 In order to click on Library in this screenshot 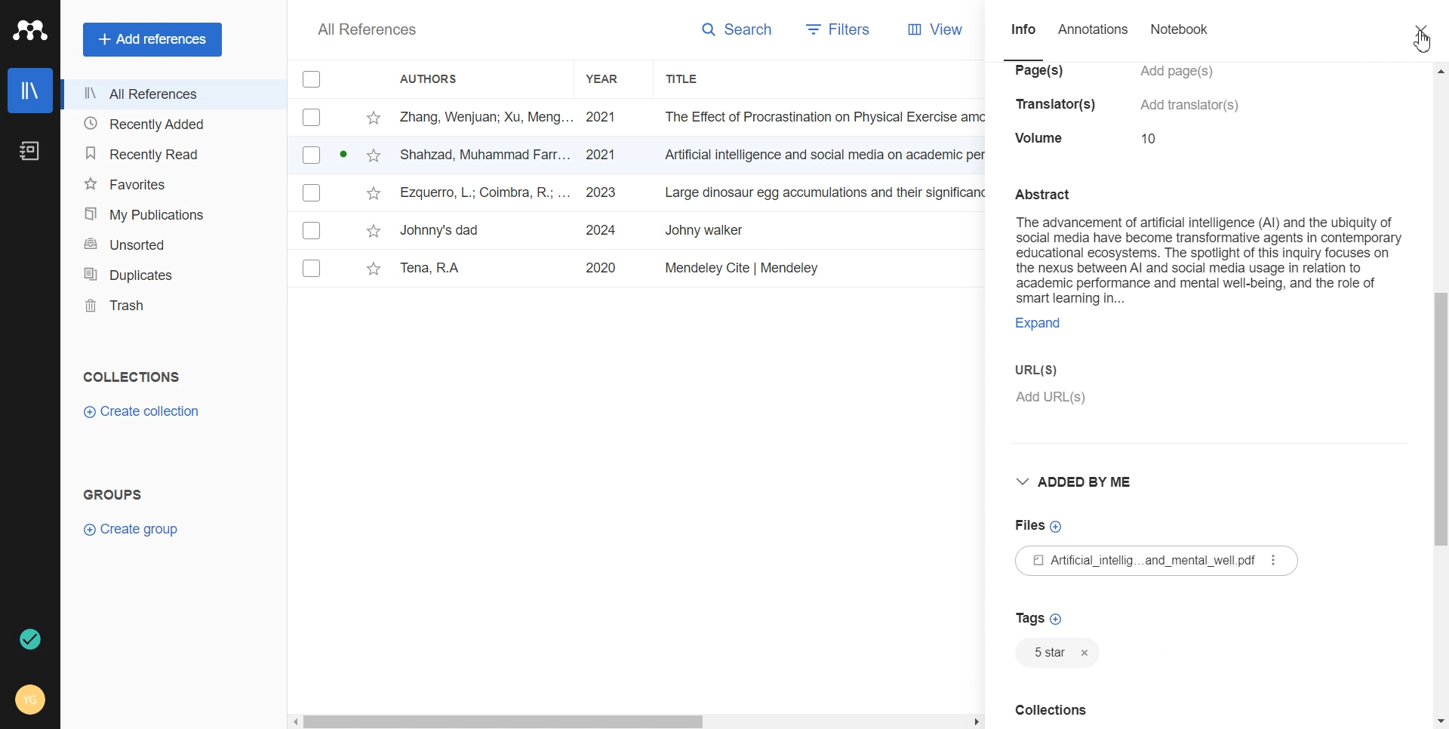, I will do `click(31, 91)`.